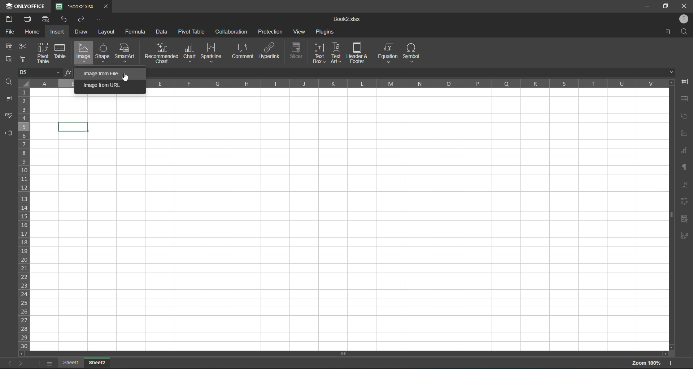 This screenshot has height=369, width=693. Describe the element at coordinates (684, 18) in the screenshot. I see `profile` at that location.